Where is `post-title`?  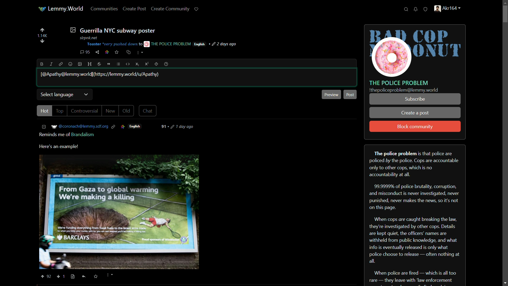
post-title is located at coordinates (112, 30).